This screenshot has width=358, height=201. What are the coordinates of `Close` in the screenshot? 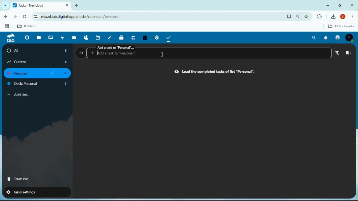 It's located at (352, 5).